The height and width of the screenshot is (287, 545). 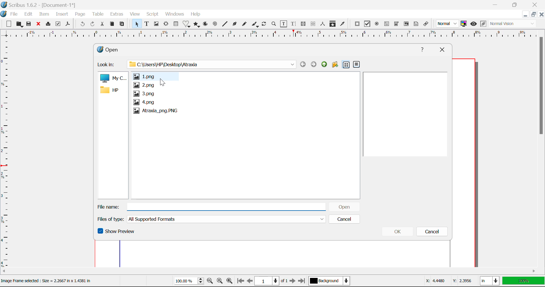 I want to click on Preview Mode, so click(x=474, y=24).